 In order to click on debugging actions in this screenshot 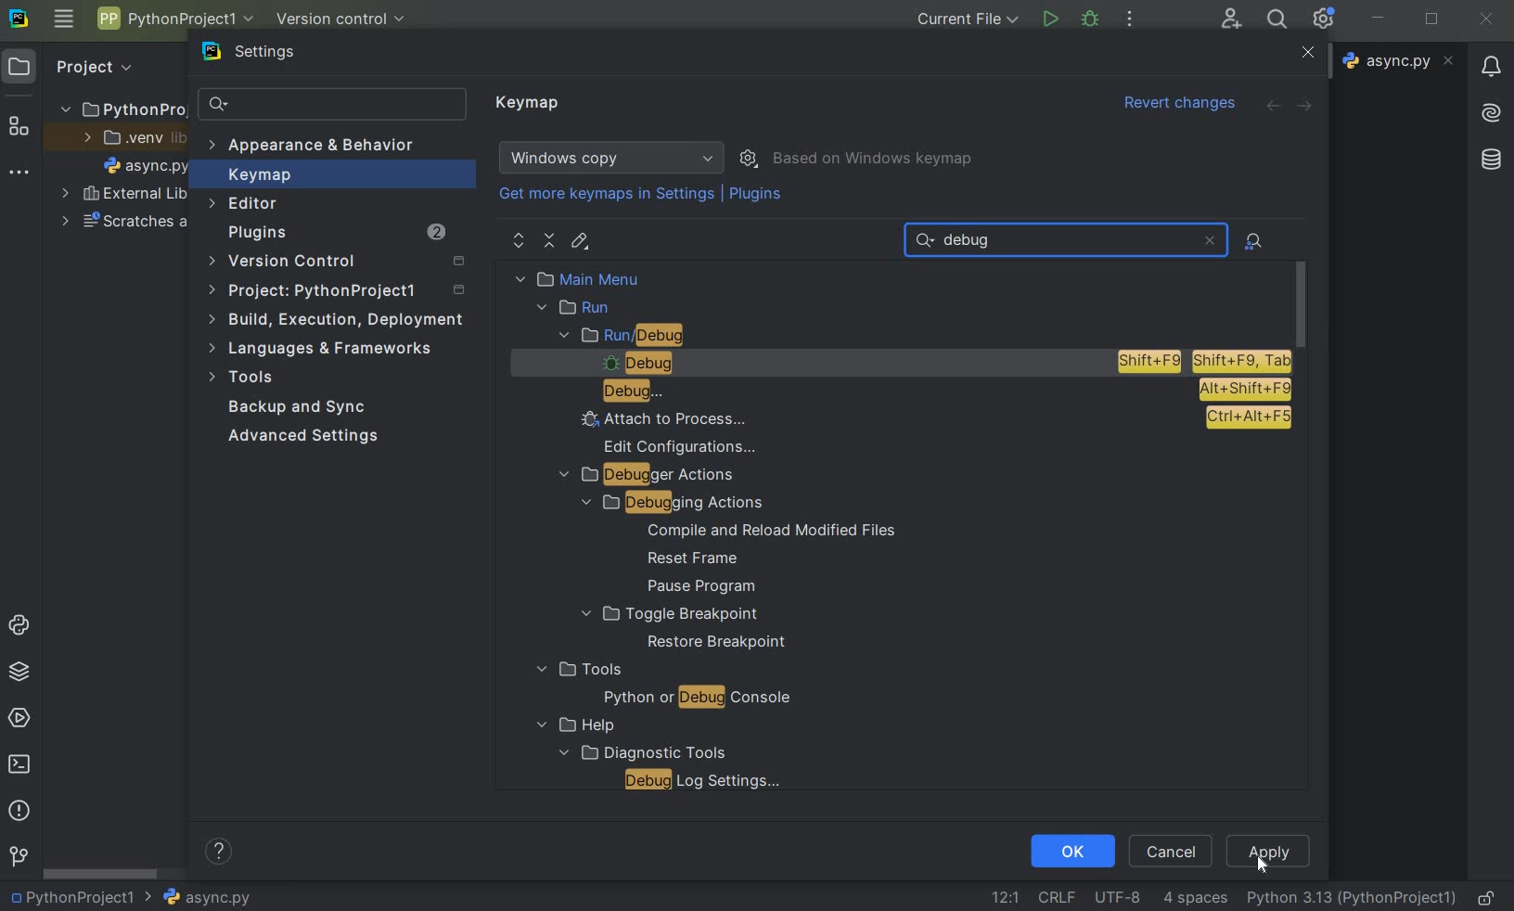, I will do `click(664, 503)`.